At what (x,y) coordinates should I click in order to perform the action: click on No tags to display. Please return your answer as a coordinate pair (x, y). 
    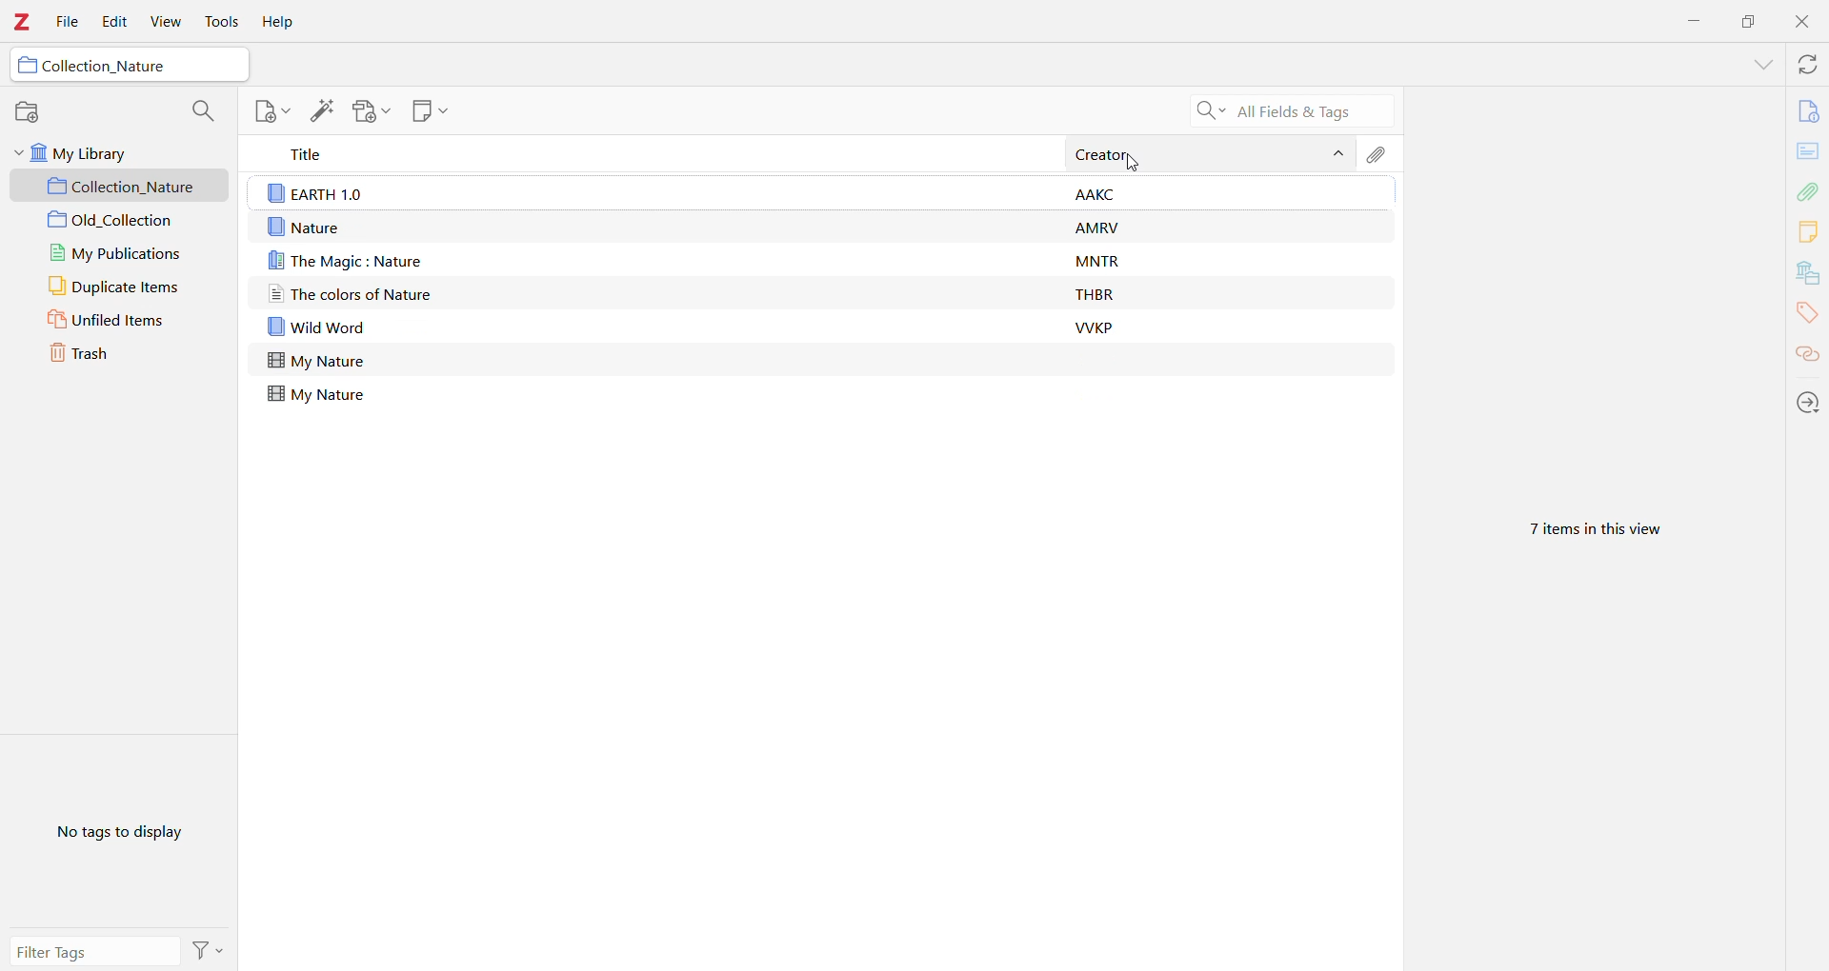
    Looking at the image, I should click on (125, 836).